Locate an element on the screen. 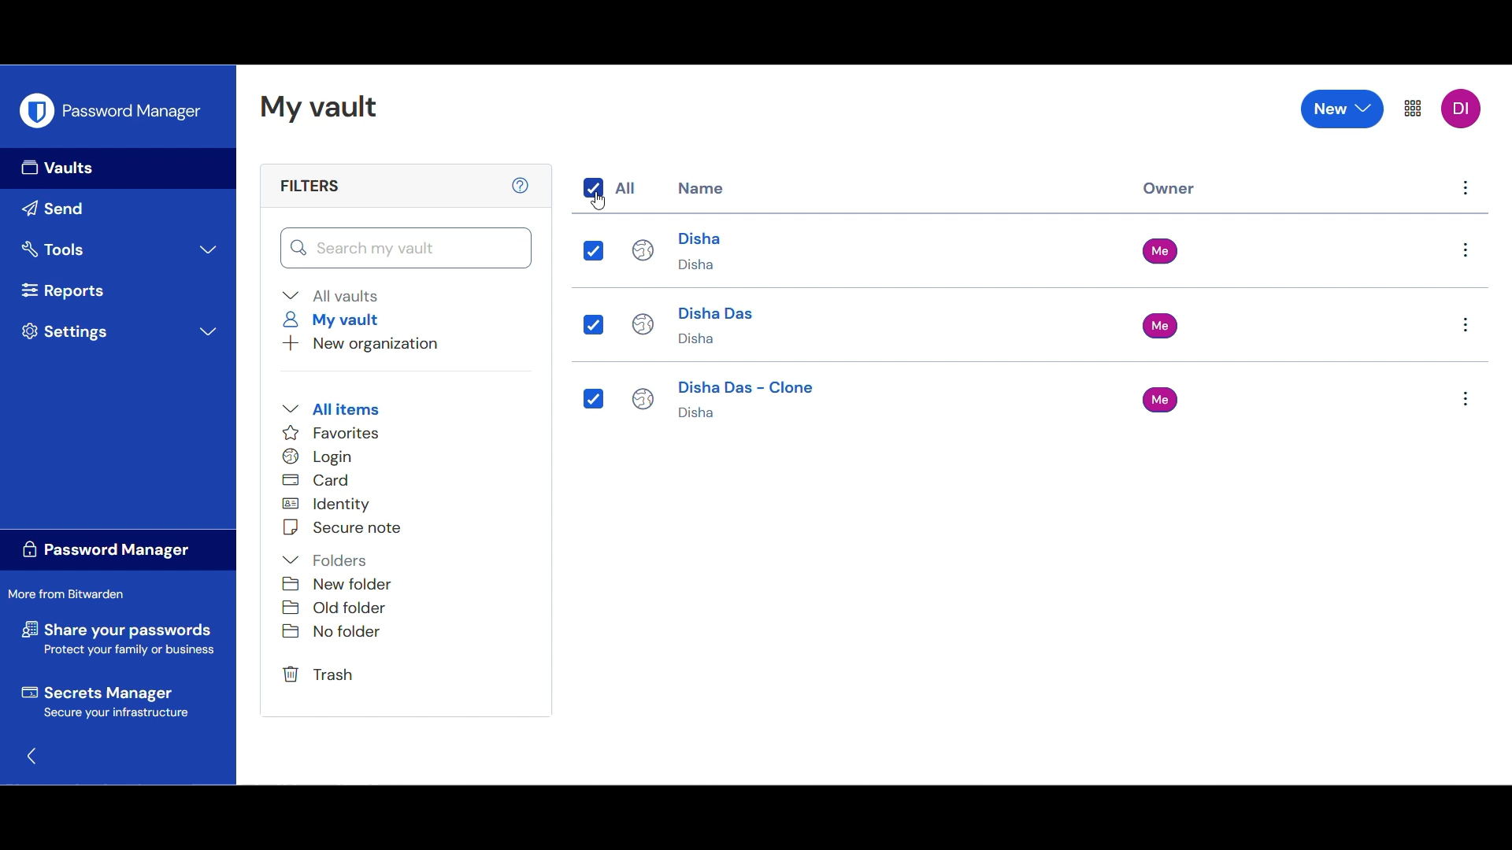 Image resolution: width=1512 pixels, height=850 pixels. Expand tools is located at coordinates (120, 249).